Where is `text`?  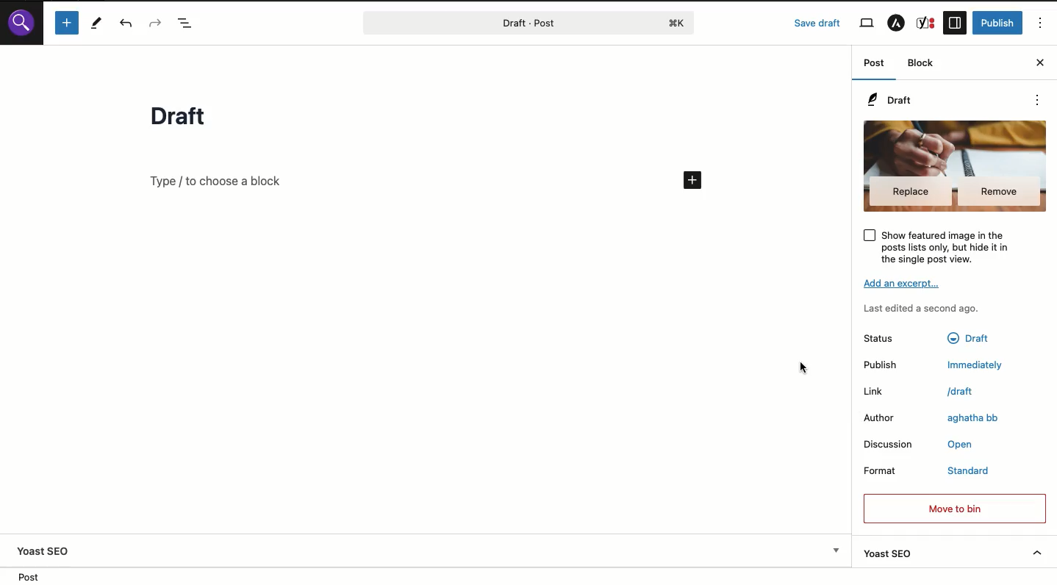
text is located at coordinates (962, 444).